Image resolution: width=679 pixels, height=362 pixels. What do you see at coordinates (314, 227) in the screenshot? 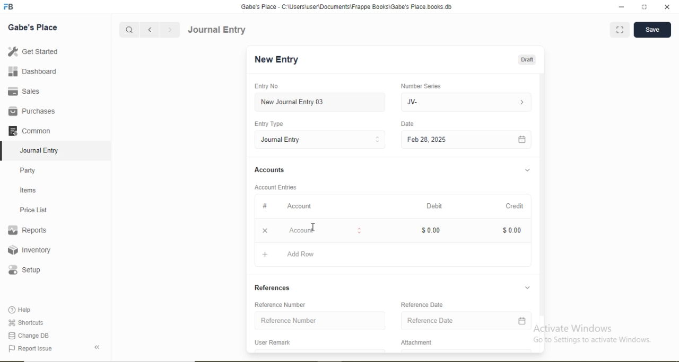
I see `Cursor` at bounding box center [314, 227].